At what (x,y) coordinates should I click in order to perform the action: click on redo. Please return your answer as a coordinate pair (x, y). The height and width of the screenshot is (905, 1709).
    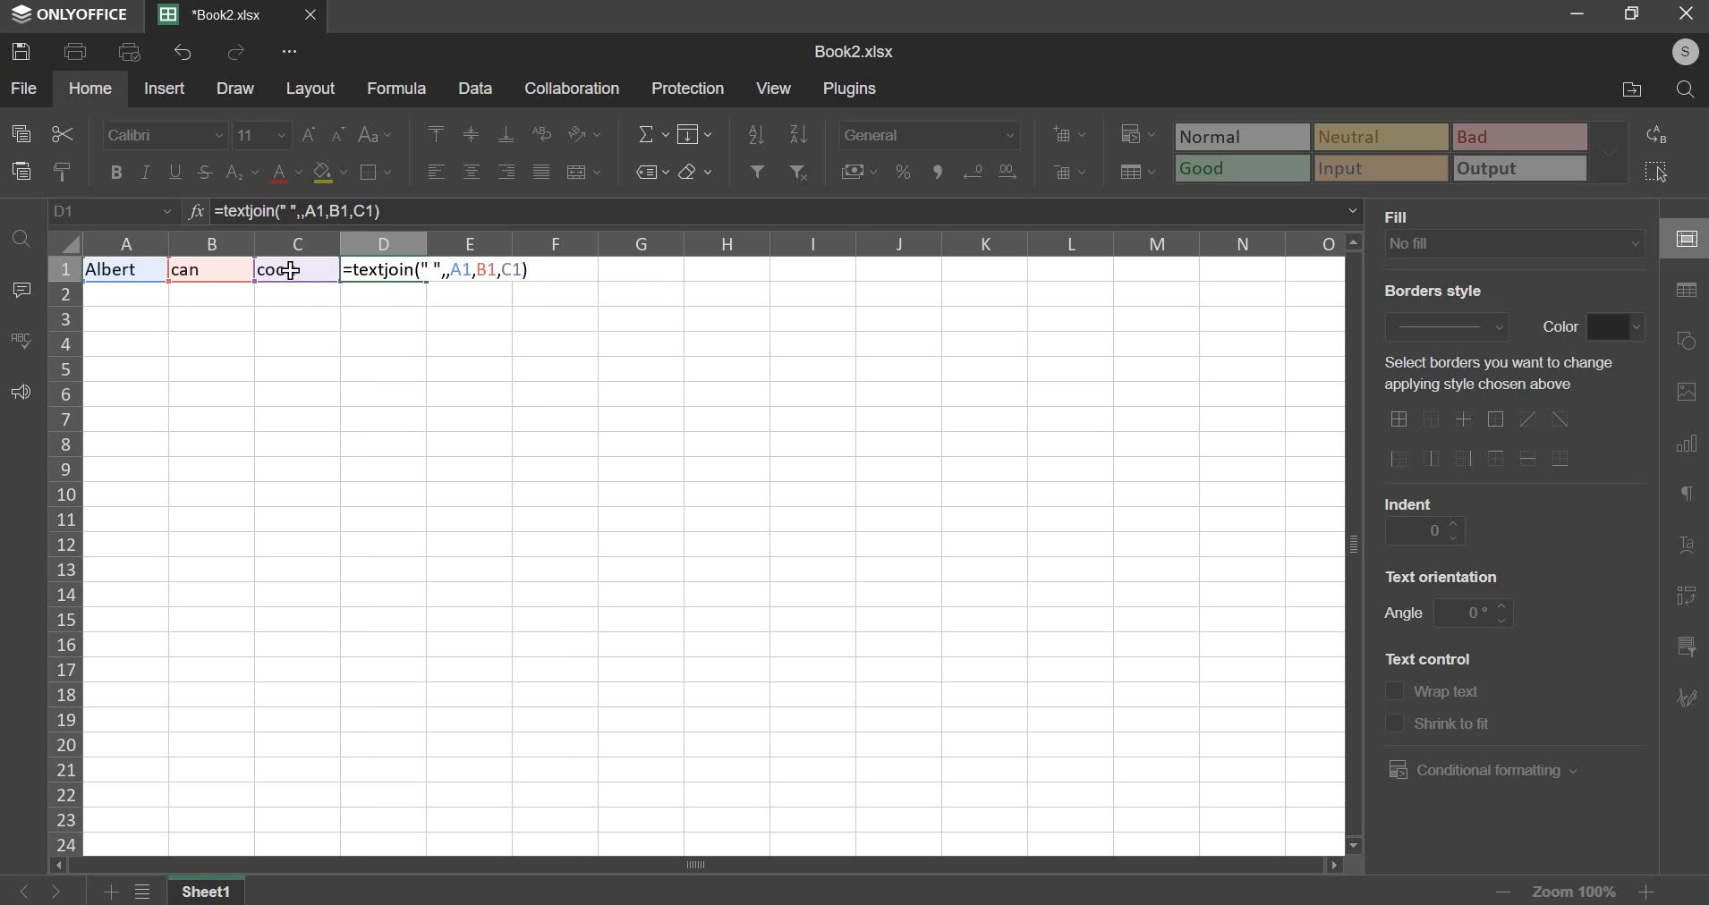
    Looking at the image, I should click on (238, 53).